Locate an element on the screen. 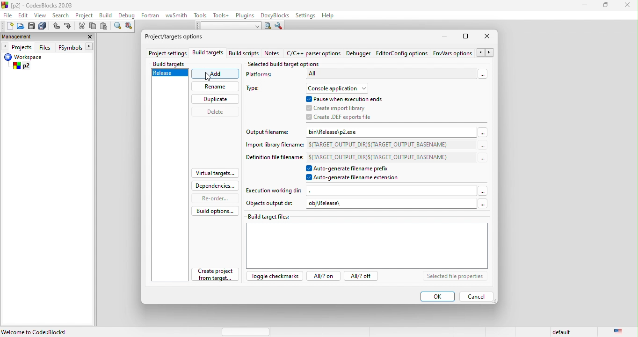 Image resolution: width=638 pixels, height=337 pixels. file is located at coordinates (8, 15).